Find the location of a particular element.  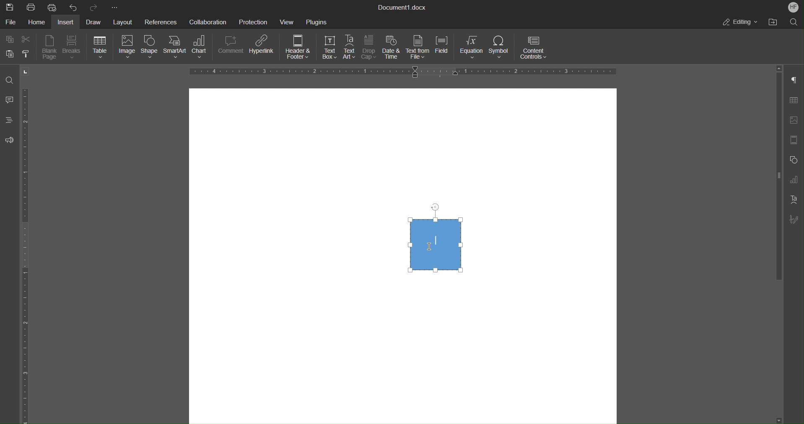

Insert Image is located at coordinates (796, 120).